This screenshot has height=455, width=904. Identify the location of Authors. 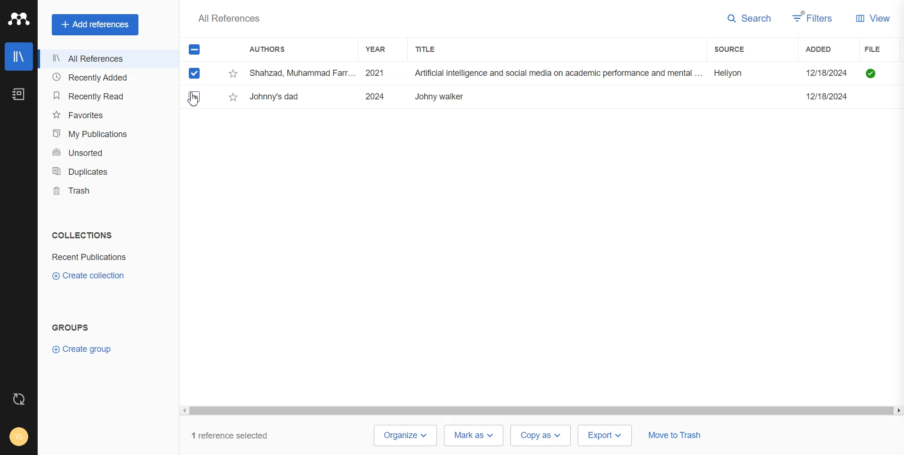
(272, 50).